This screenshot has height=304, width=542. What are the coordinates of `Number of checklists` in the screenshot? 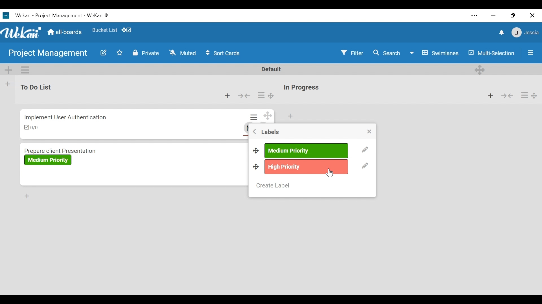 It's located at (31, 128).